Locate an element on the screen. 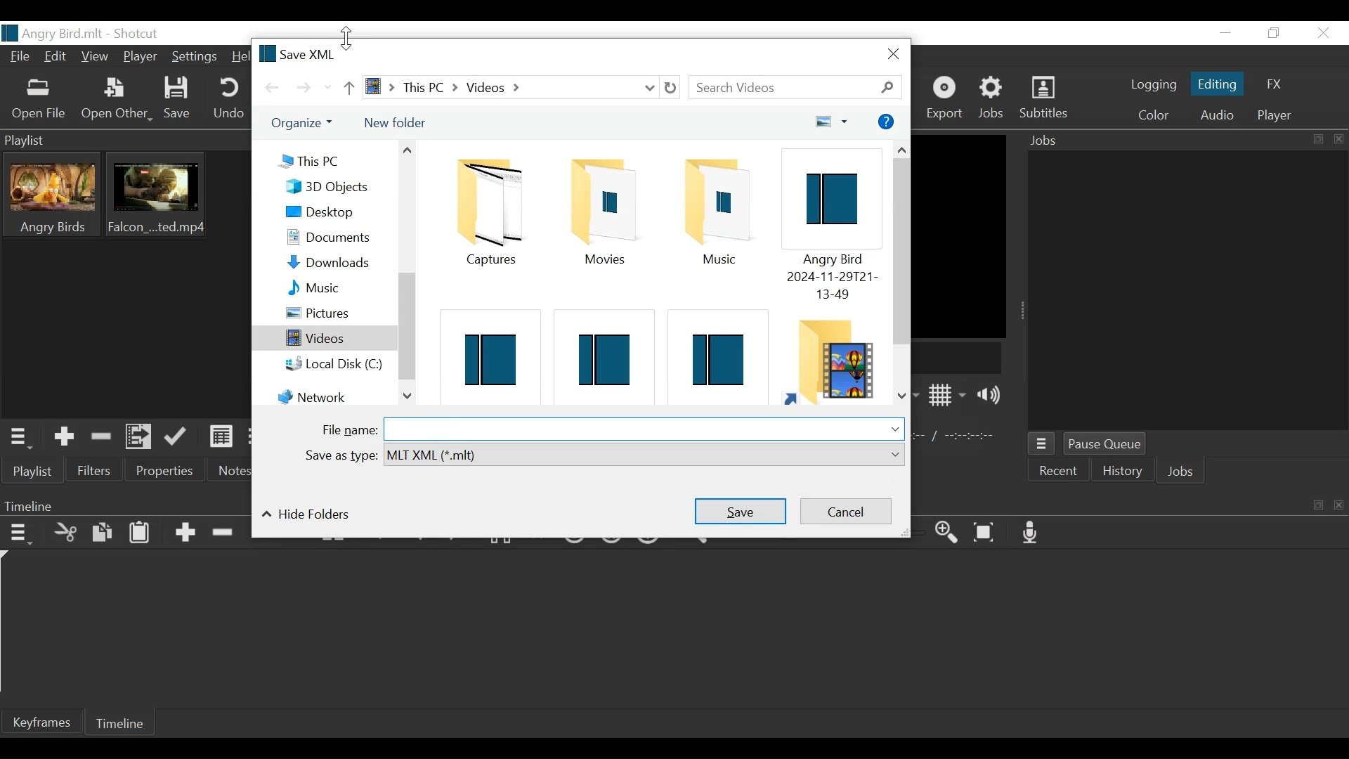  Edit is located at coordinates (56, 58).